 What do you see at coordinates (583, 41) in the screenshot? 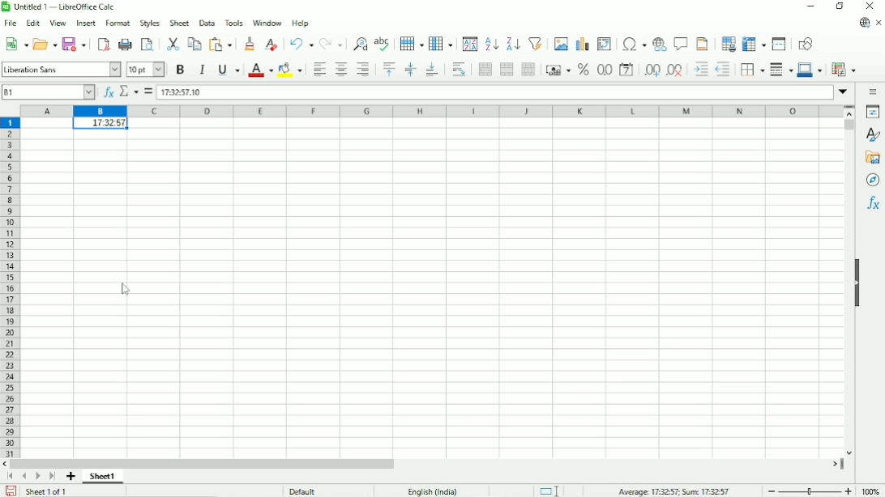
I see `Insert chart` at bounding box center [583, 41].